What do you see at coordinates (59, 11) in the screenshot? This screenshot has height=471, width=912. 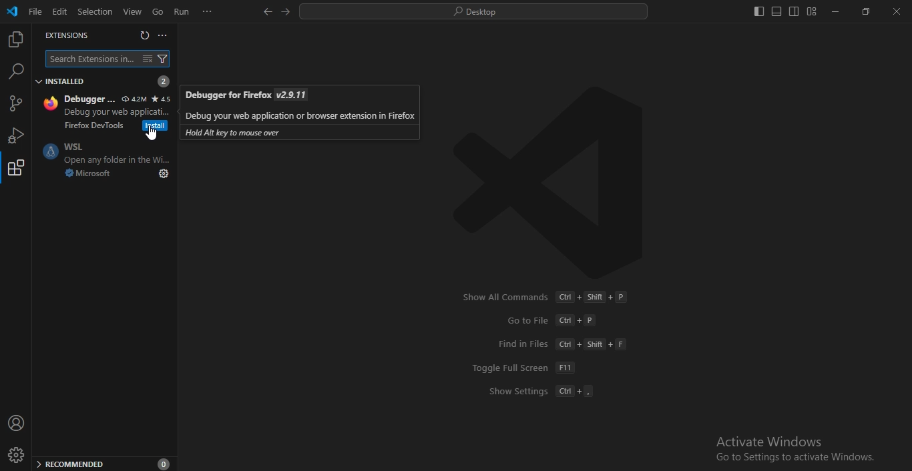 I see `edit` at bounding box center [59, 11].